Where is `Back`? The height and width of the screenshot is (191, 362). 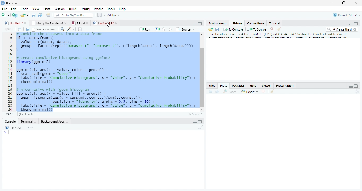
Back is located at coordinates (5, 30).